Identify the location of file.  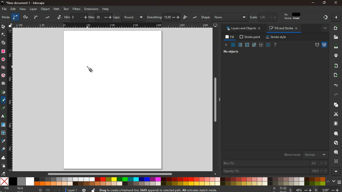
(4, 9).